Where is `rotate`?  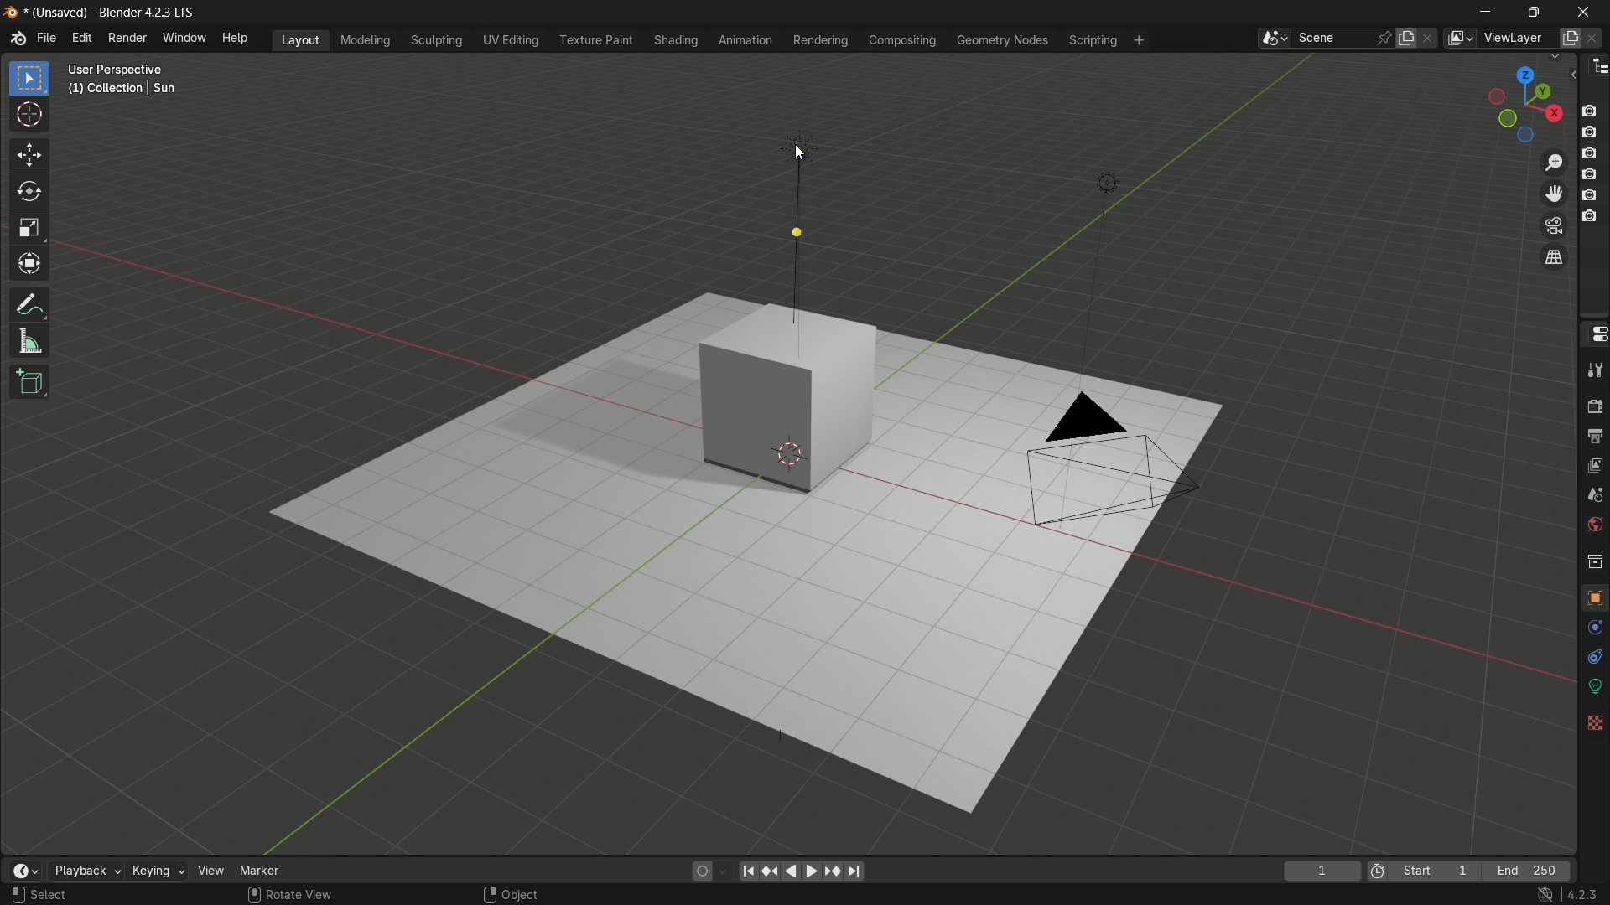
rotate is located at coordinates (31, 193).